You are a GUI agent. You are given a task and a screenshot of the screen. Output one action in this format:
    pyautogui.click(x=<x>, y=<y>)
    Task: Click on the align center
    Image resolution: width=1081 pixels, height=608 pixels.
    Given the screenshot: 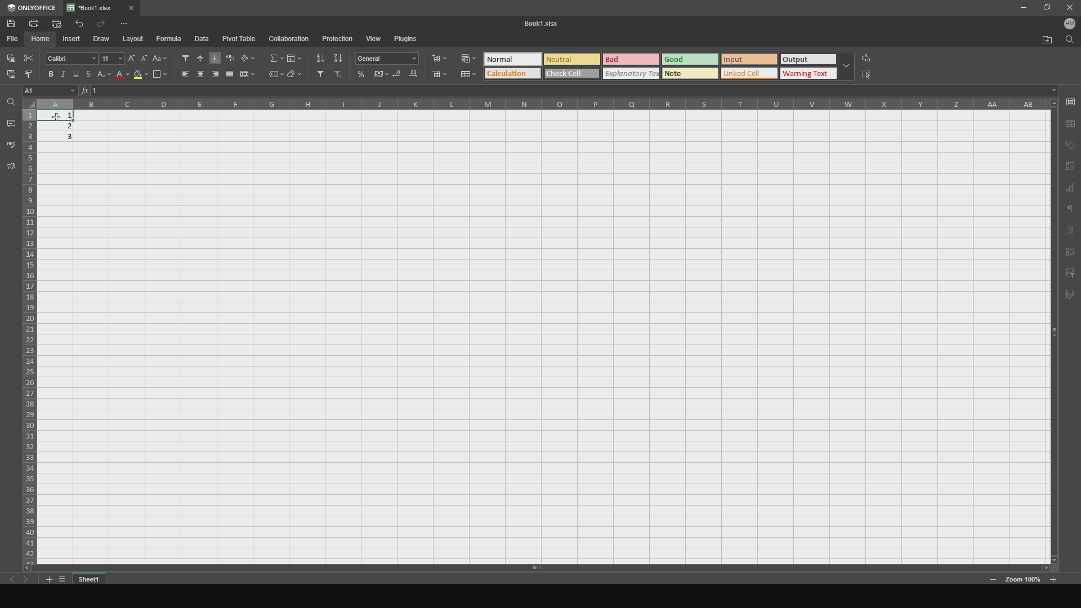 What is the action you would take?
    pyautogui.click(x=199, y=75)
    